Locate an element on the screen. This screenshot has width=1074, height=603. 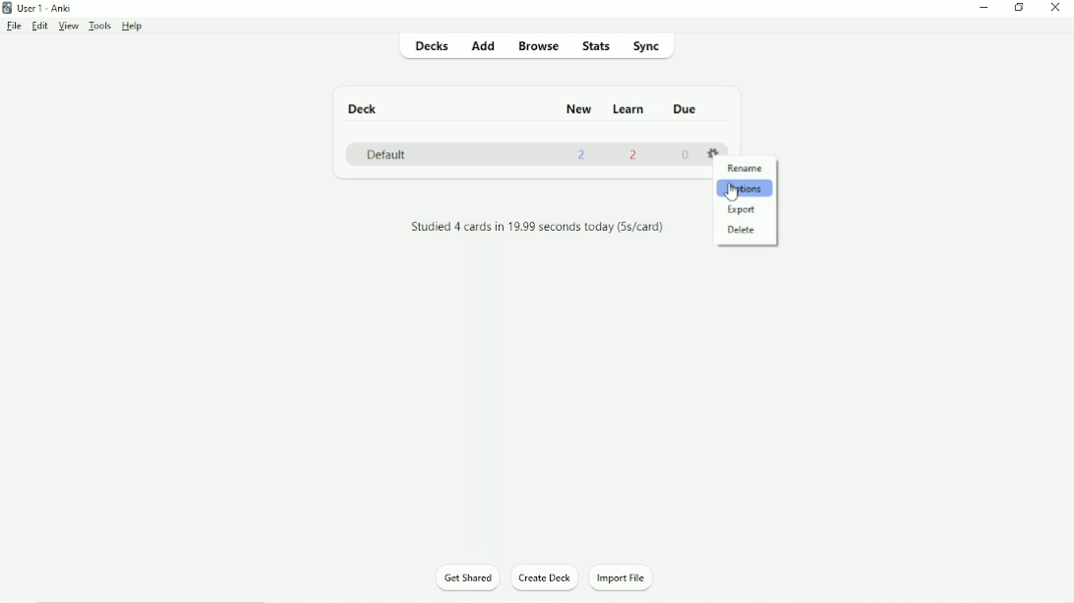
cursor is located at coordinates (732, 192).